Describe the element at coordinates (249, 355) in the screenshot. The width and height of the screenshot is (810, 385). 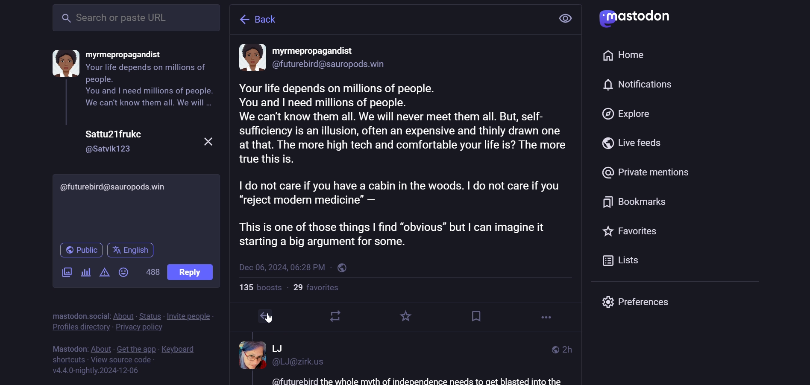
I see `display picture` at that location.